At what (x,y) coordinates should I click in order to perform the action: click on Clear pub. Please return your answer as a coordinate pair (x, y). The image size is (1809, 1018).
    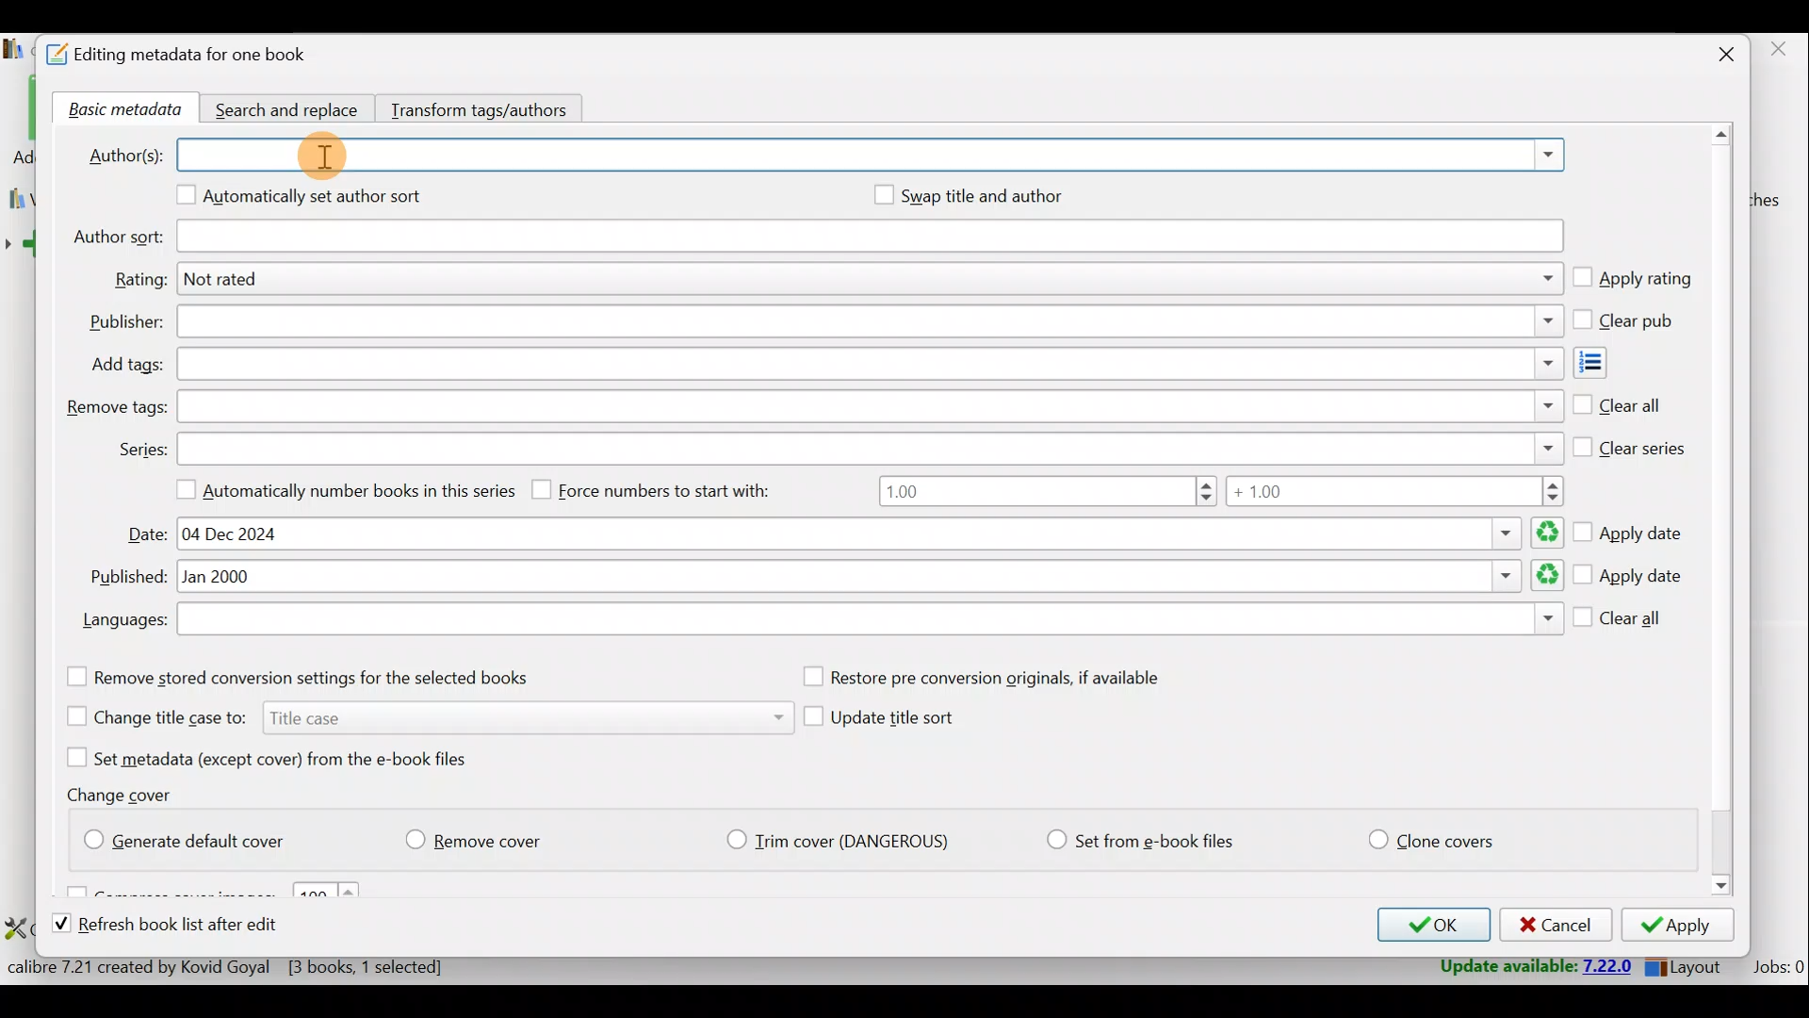
    Looking at the image, I should click on (1627, 321).